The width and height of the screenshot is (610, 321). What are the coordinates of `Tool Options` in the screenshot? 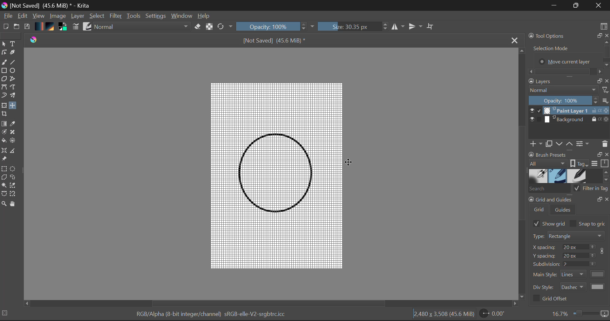 It's located at (568, 53).